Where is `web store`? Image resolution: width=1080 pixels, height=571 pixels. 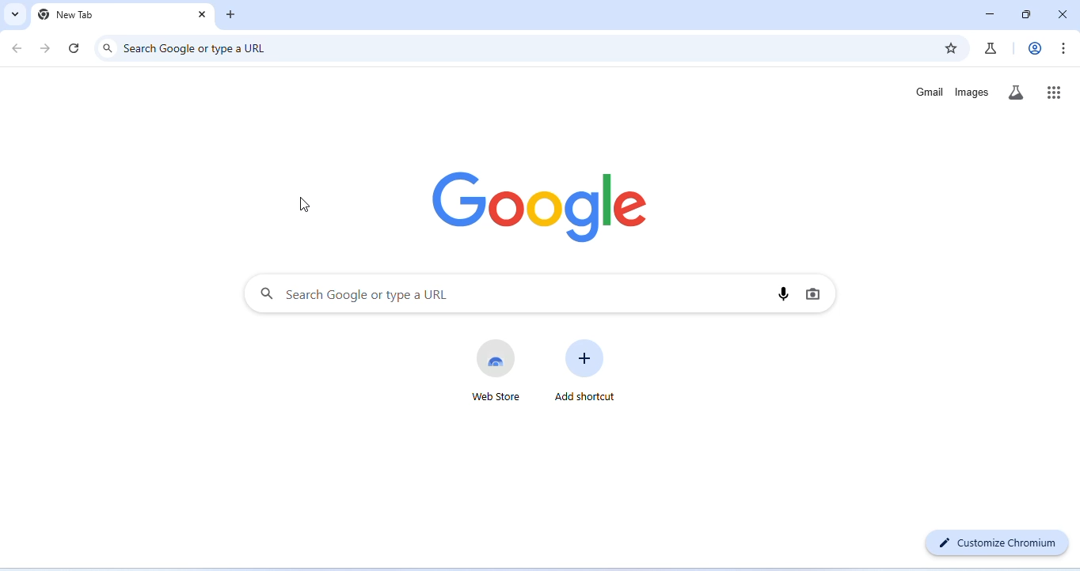
web store is located at coordinates (496, 369).